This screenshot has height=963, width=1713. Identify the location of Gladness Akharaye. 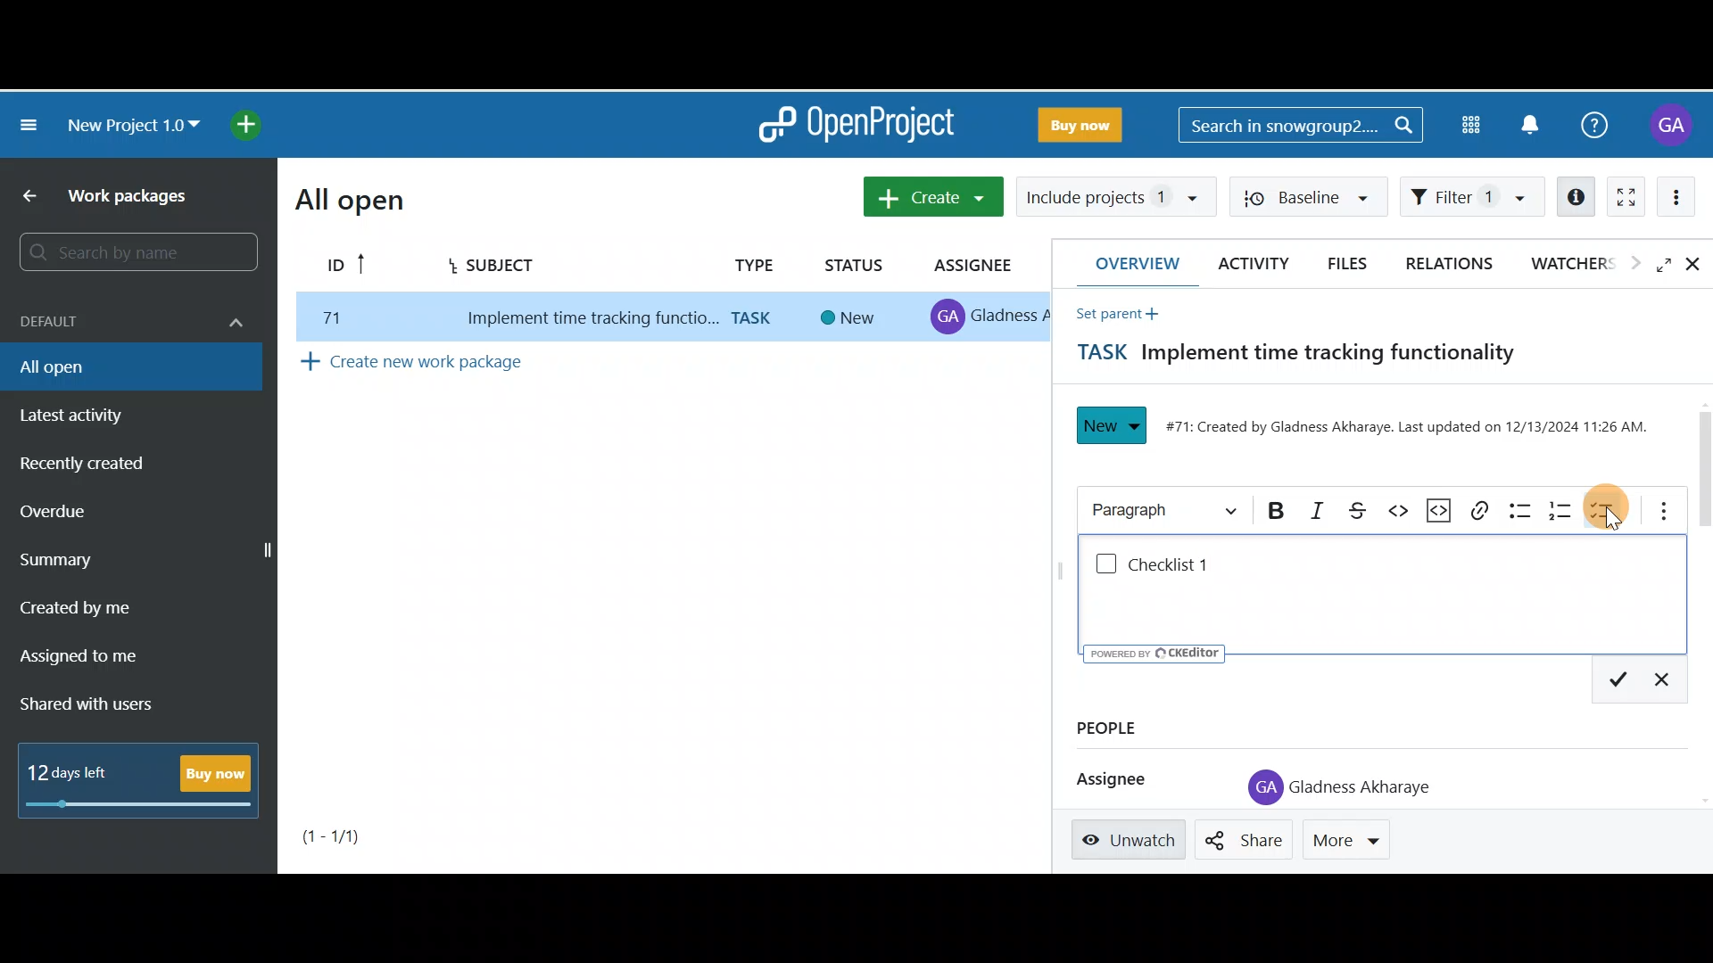
(1363, 788).